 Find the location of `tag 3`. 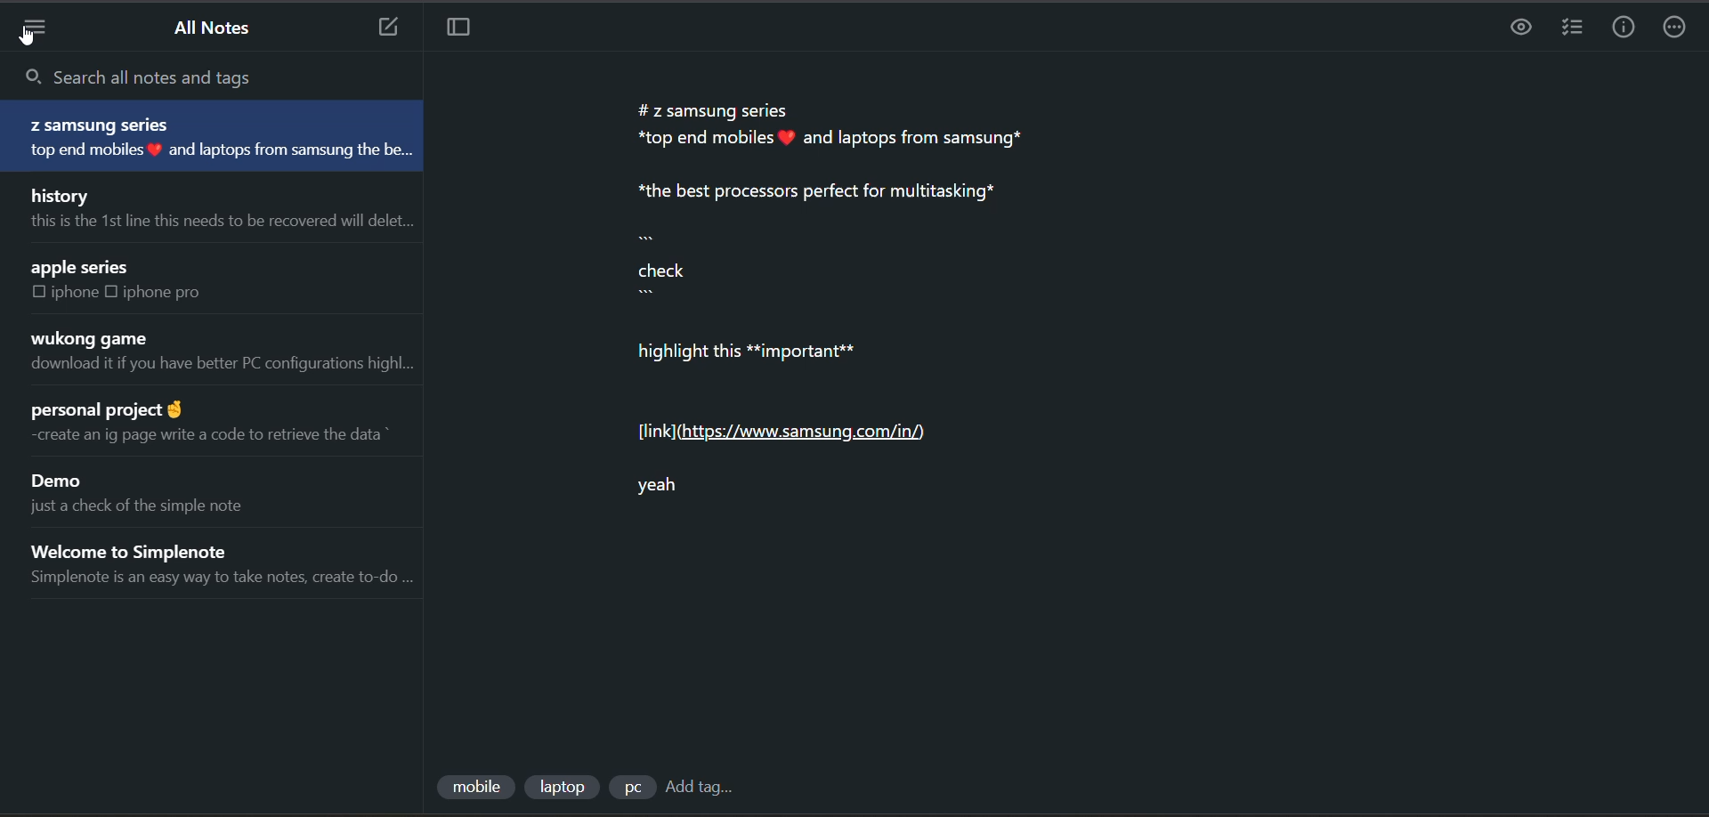

tag 3 is located at coordinates (631, 789).